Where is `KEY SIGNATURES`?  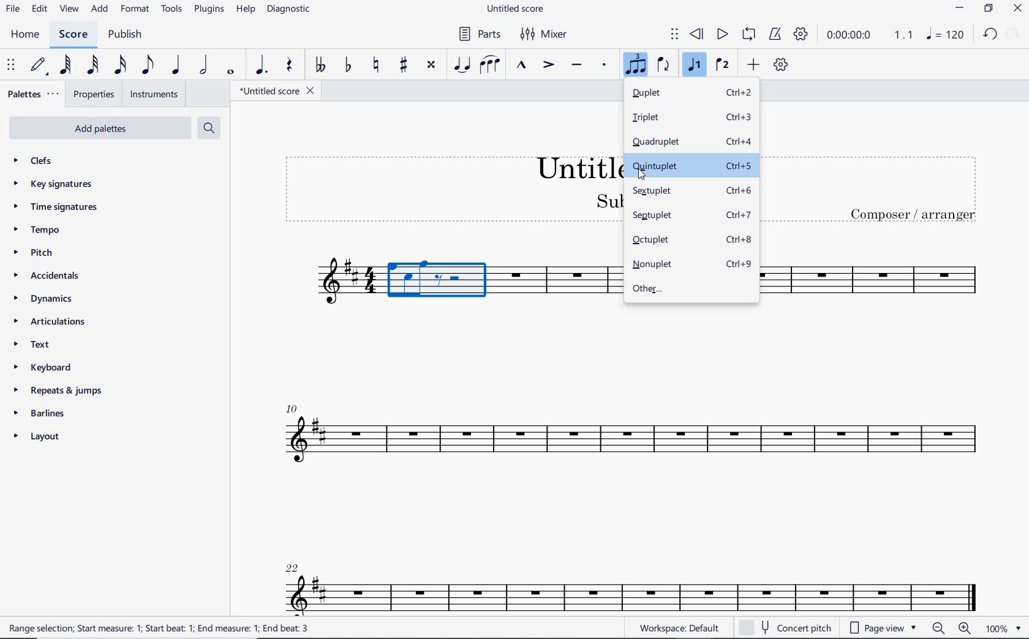 KEY SIGNATURES is located at coordinates (58, 184).